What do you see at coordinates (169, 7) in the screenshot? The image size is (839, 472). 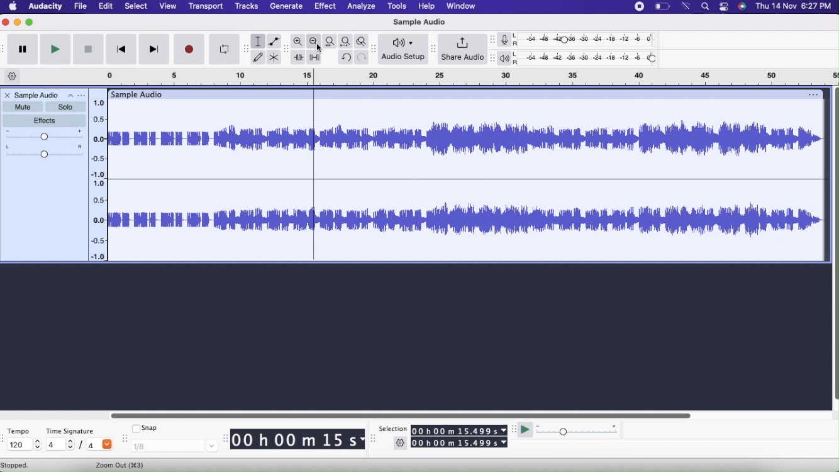 I see `View` at bounding box center [169, 7].